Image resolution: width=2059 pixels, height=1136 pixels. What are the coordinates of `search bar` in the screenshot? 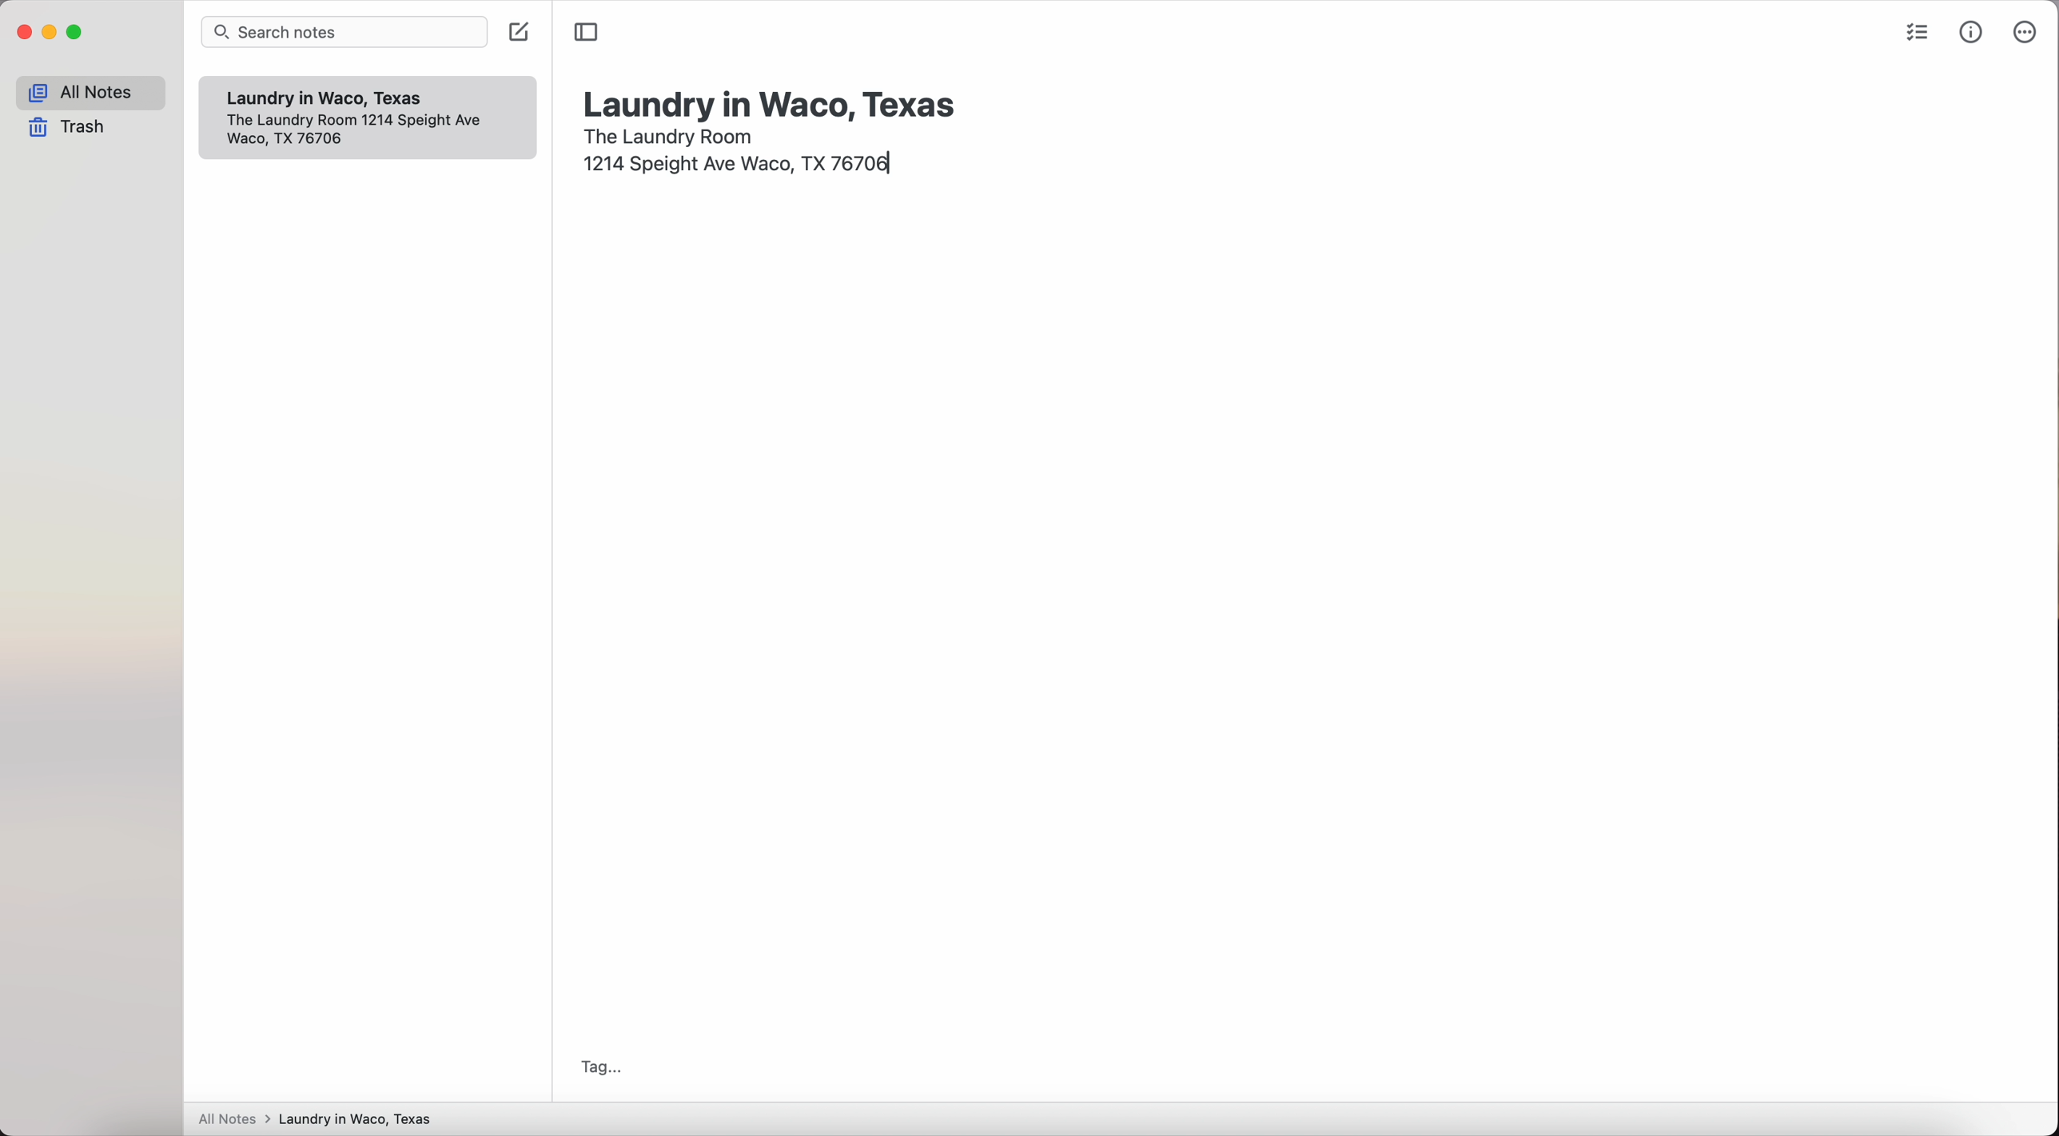 It's located at (348, 34).